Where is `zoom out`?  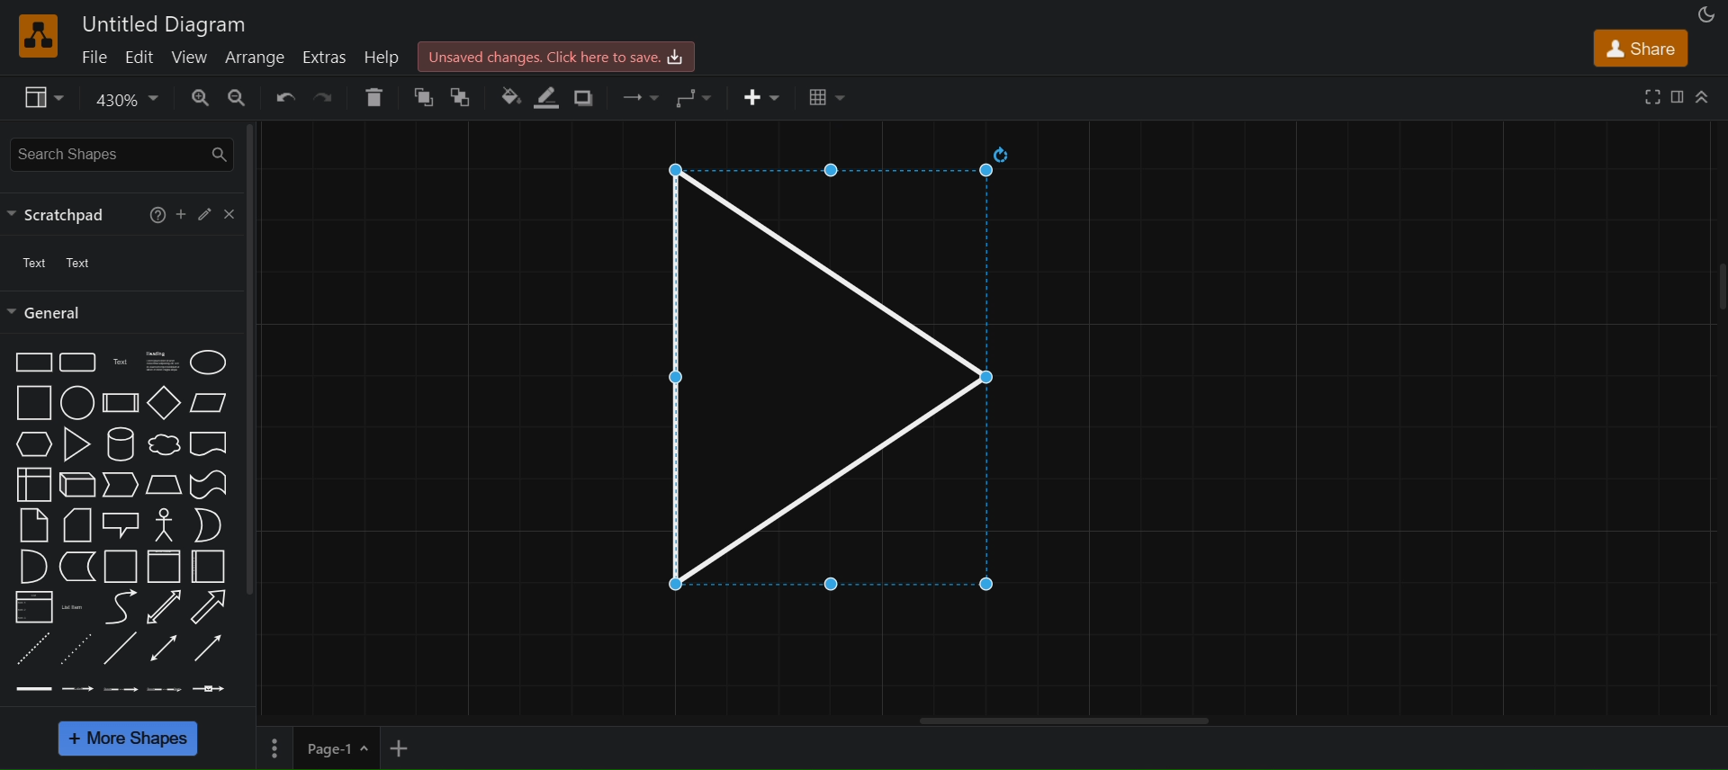 zoom out is located at coordinates (238, 97).